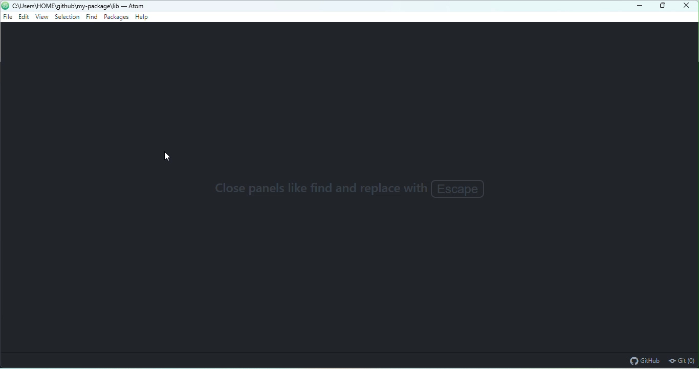 This screenshot has width=699, height=369. What do you see at coordinates (68, 17) in the screenshot?
I see `selection` at bounding box center [68, 17].